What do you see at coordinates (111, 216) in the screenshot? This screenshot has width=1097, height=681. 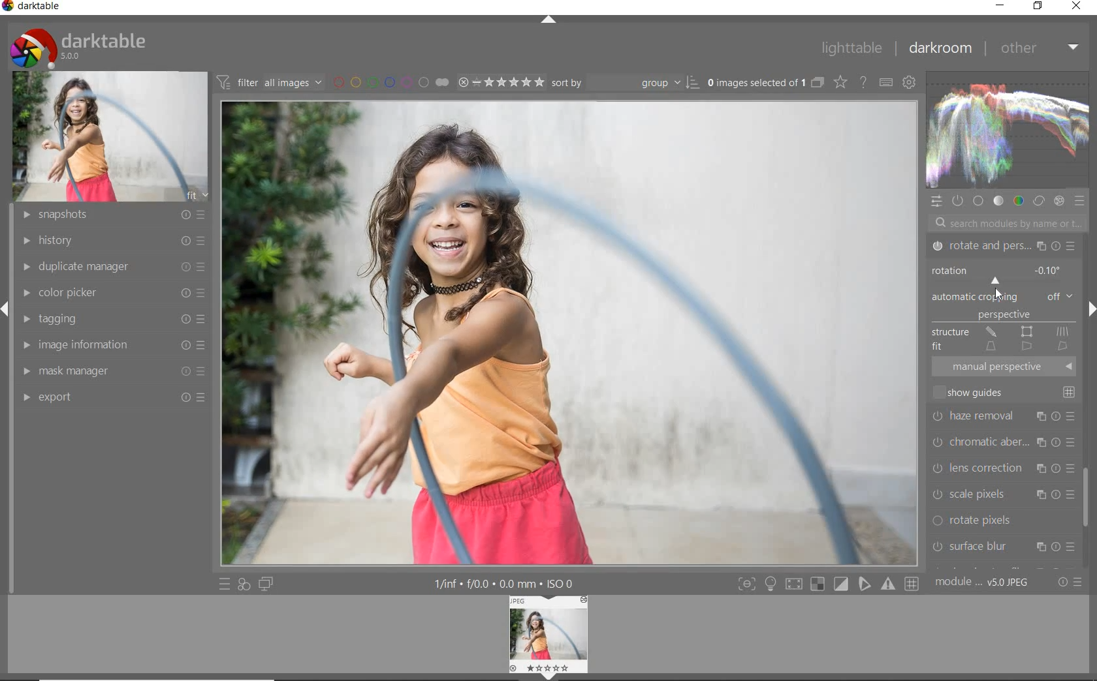 I see `snapshots` at bounding box center [111, 216].